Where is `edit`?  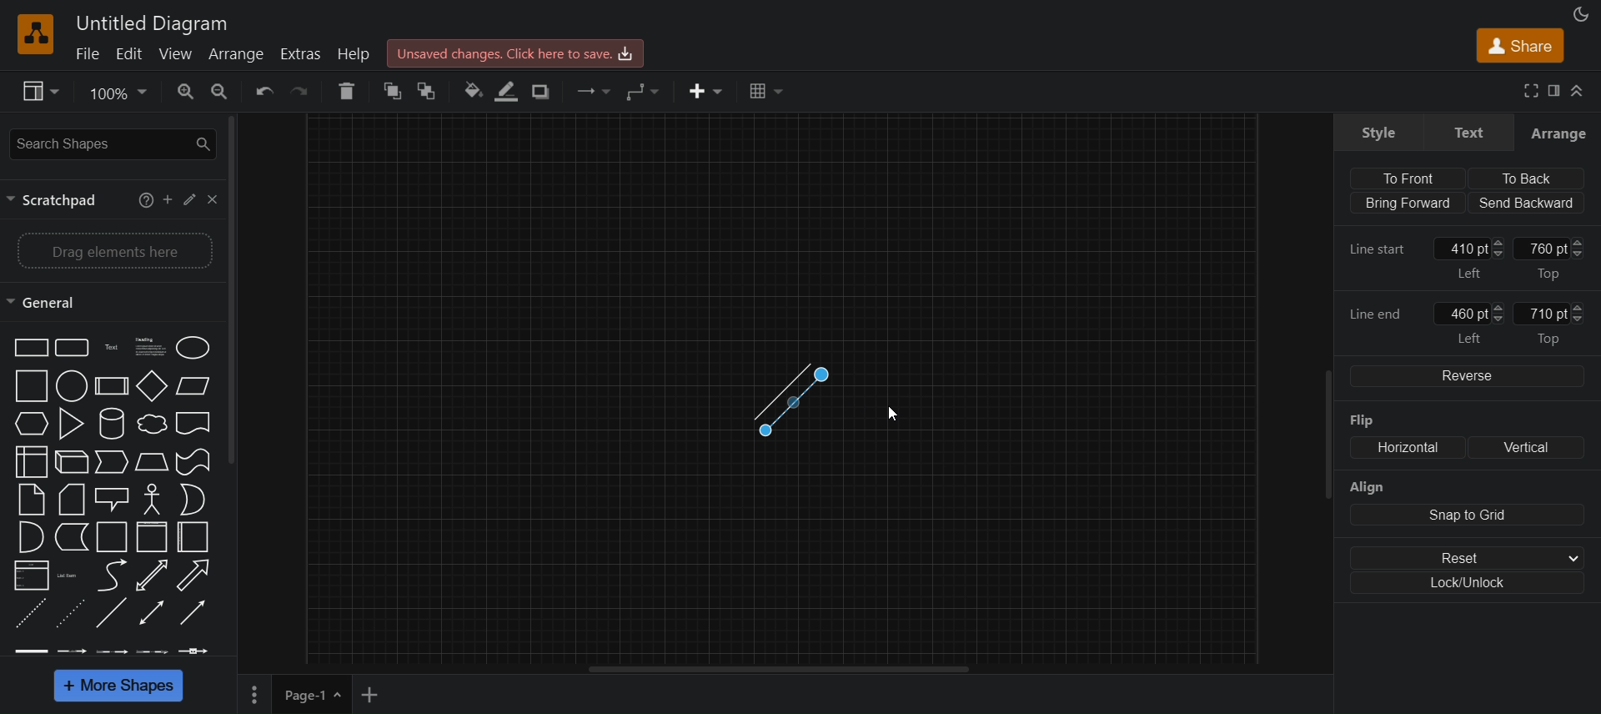
edit is located at coordinates (188, 199).